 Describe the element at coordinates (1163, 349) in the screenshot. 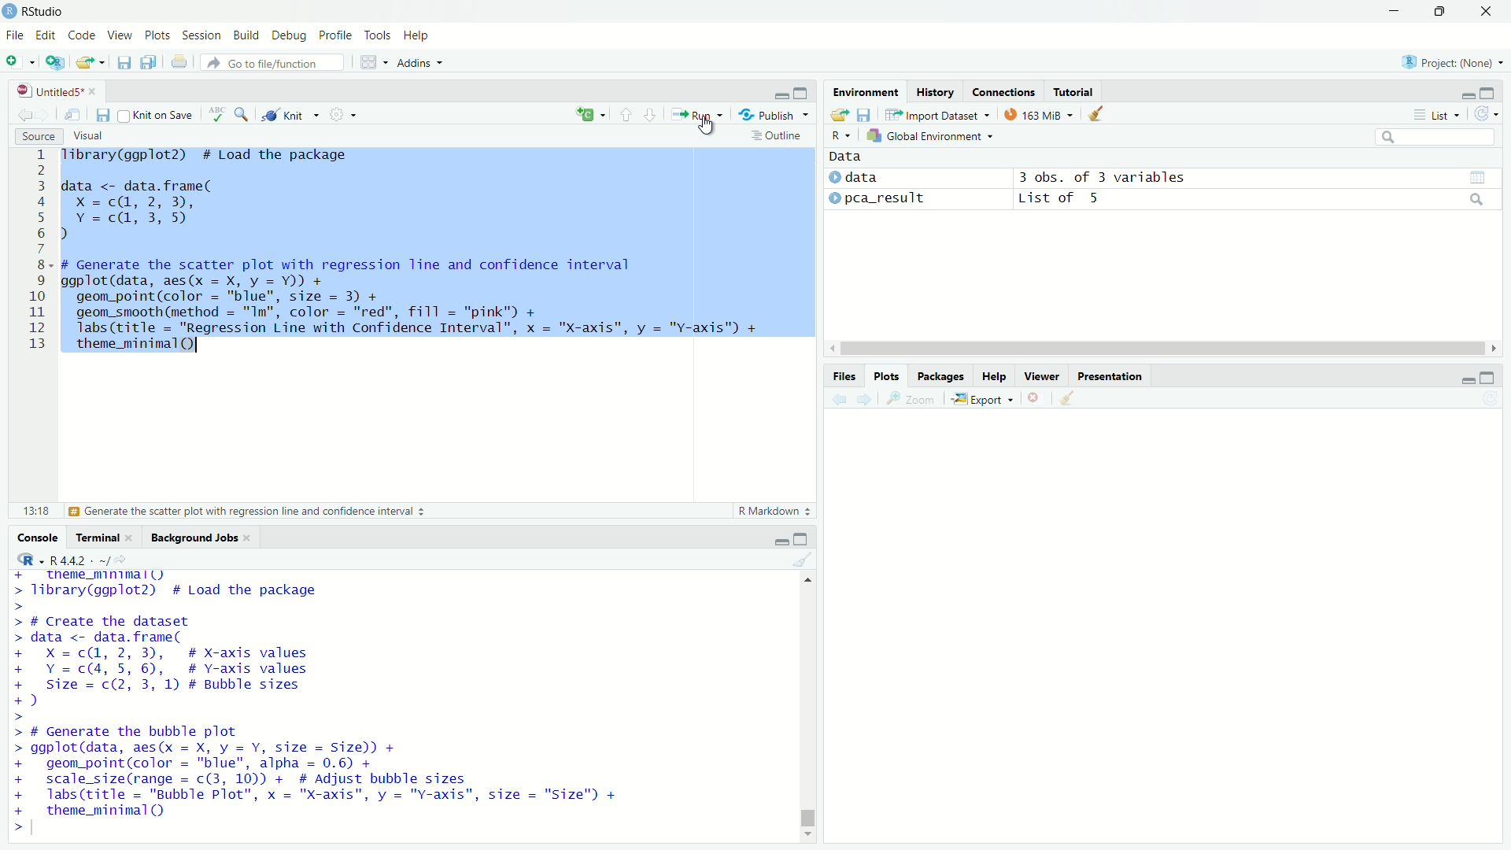

I see `horizontal scroll bar` at that location.